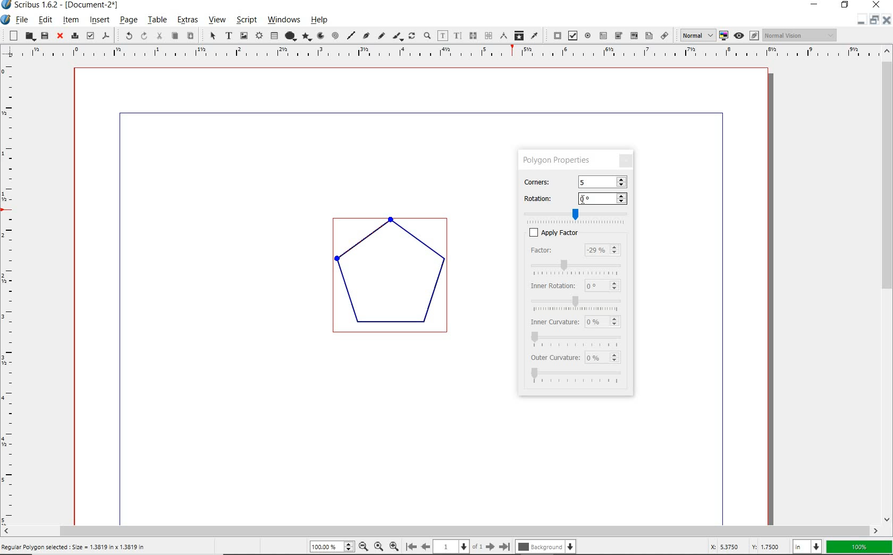  Describe the element at coordinates (398, 36) in the screenshot. I see `calligraphic line` at that location.